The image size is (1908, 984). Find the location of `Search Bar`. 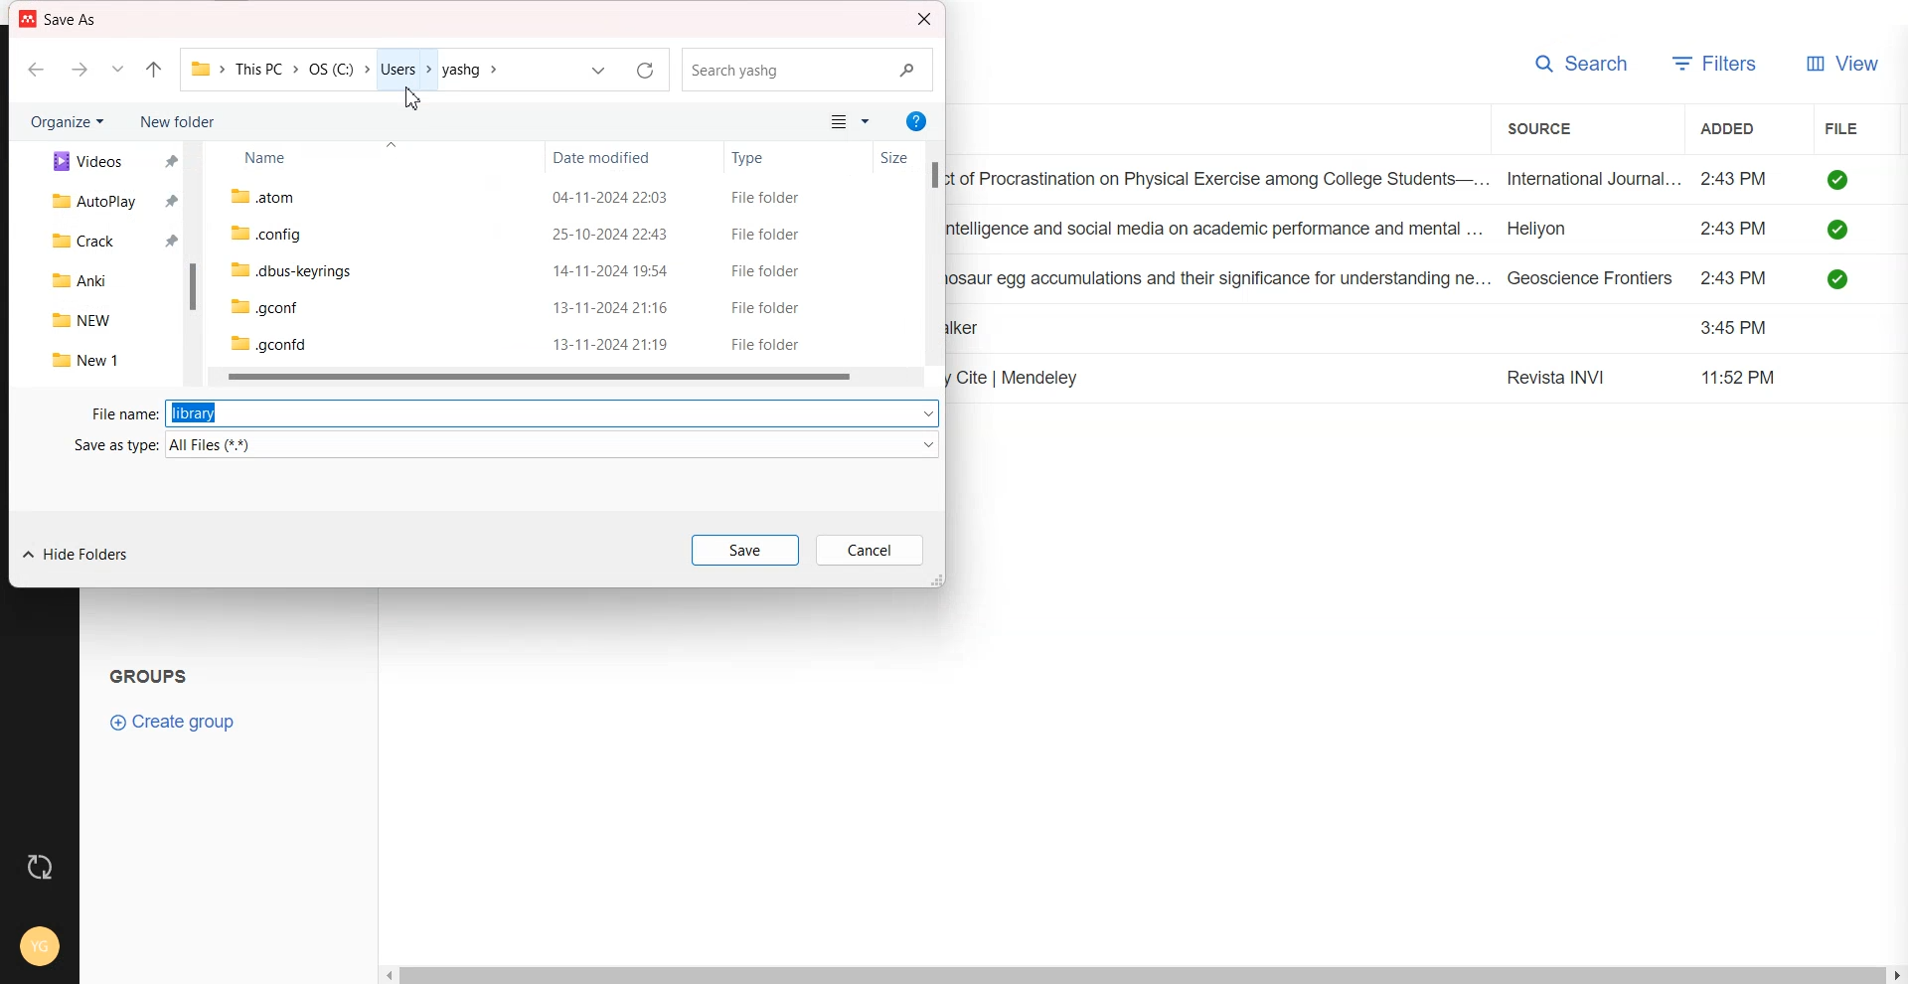

Search Bar is located at coordinates (807, 70).